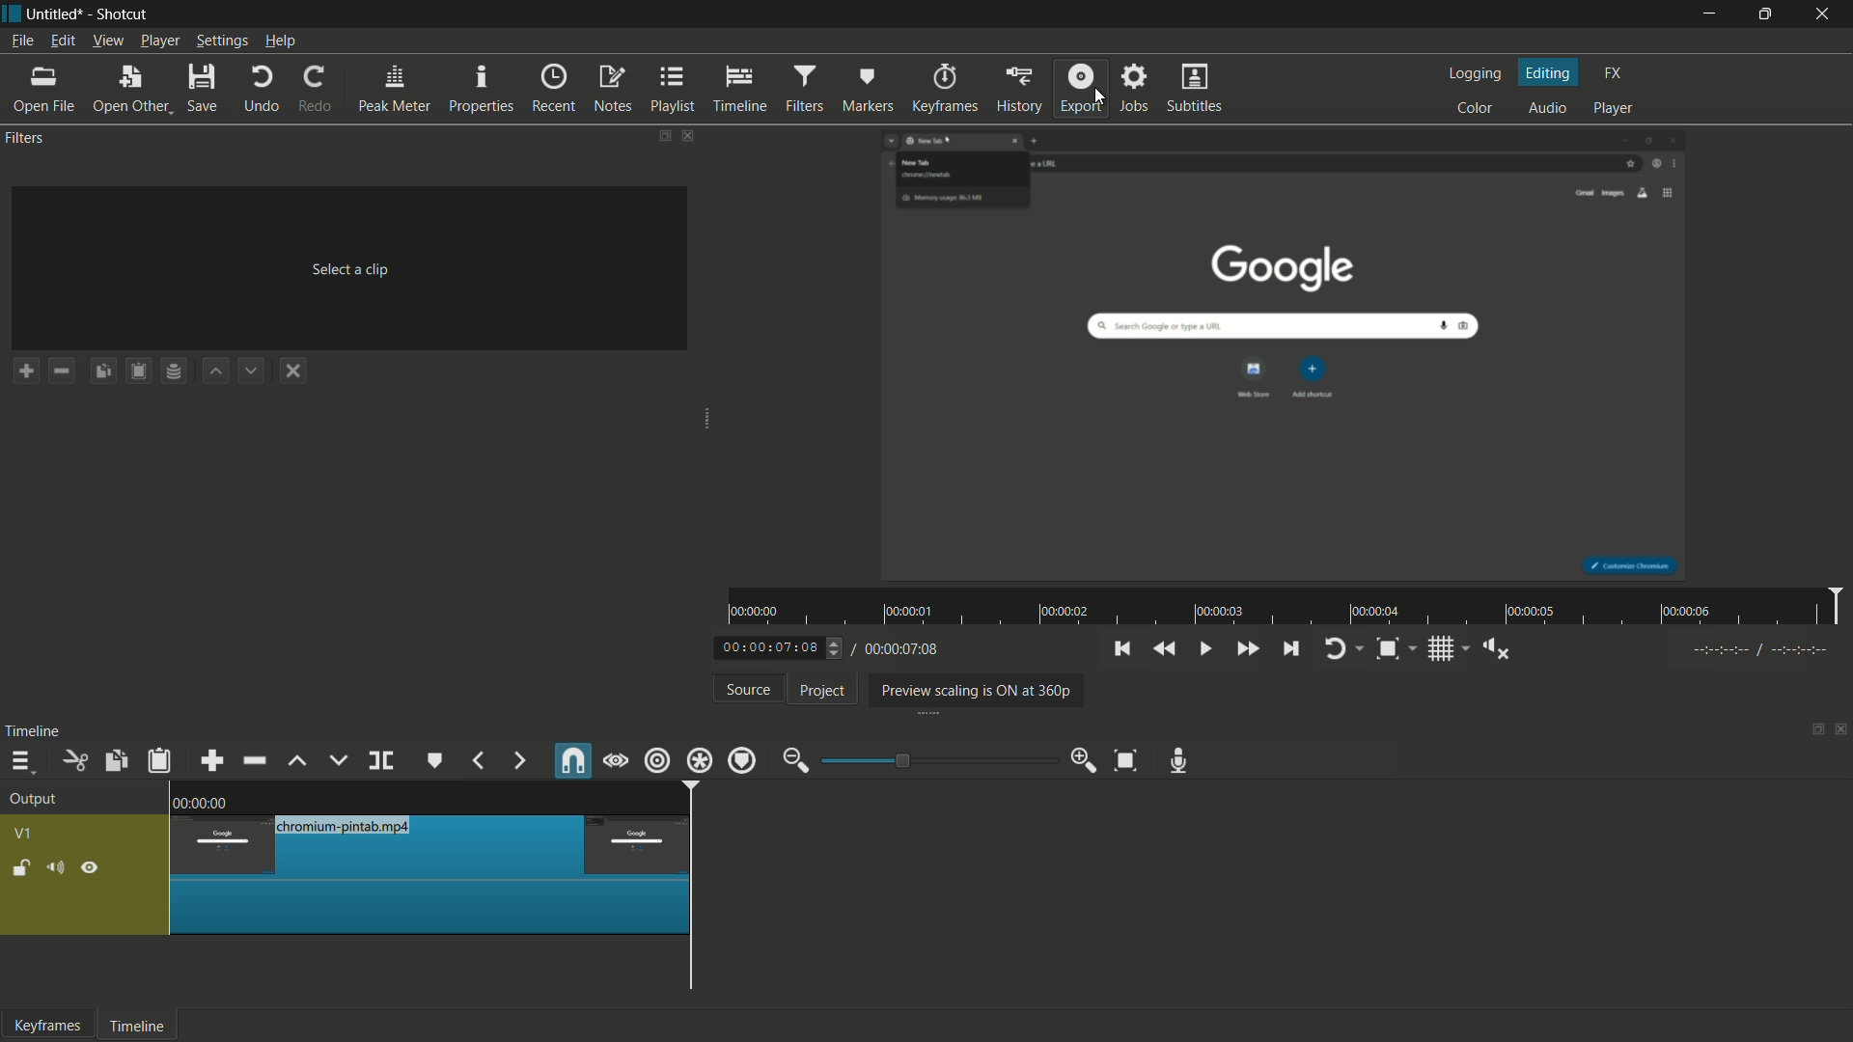 The height and width of the screenshot is (1042, 1853). I want to click on copy checked filters, so click(114, 762).